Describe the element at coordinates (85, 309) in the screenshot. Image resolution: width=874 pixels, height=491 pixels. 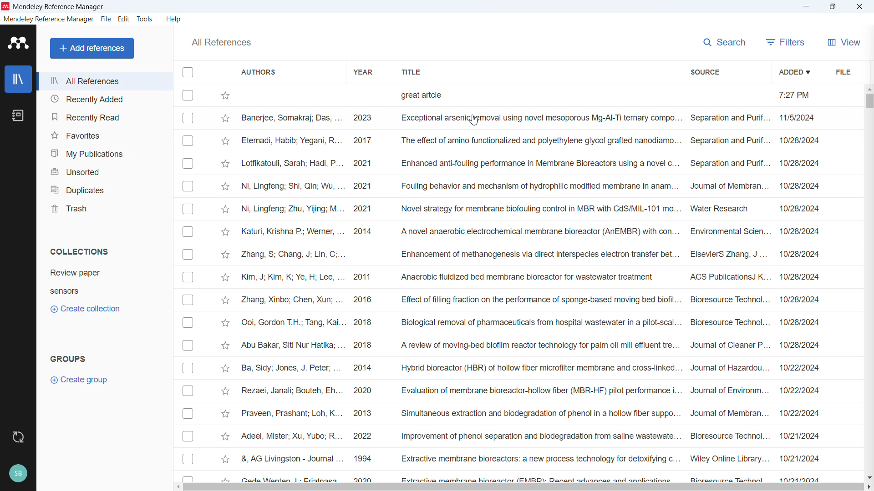
I see `Create collection ` at that location.